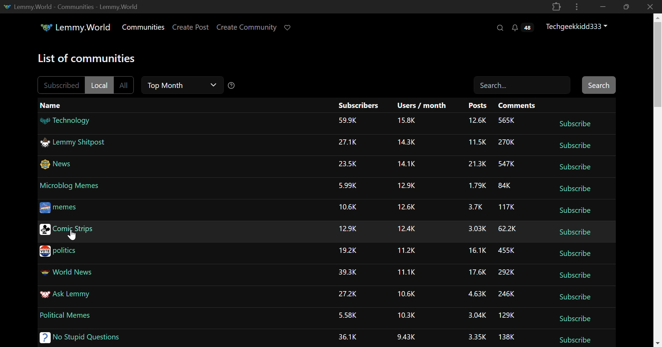  Describe the element at coordinates (348, 228) in the screenshot. I see `12.9K` at that location.